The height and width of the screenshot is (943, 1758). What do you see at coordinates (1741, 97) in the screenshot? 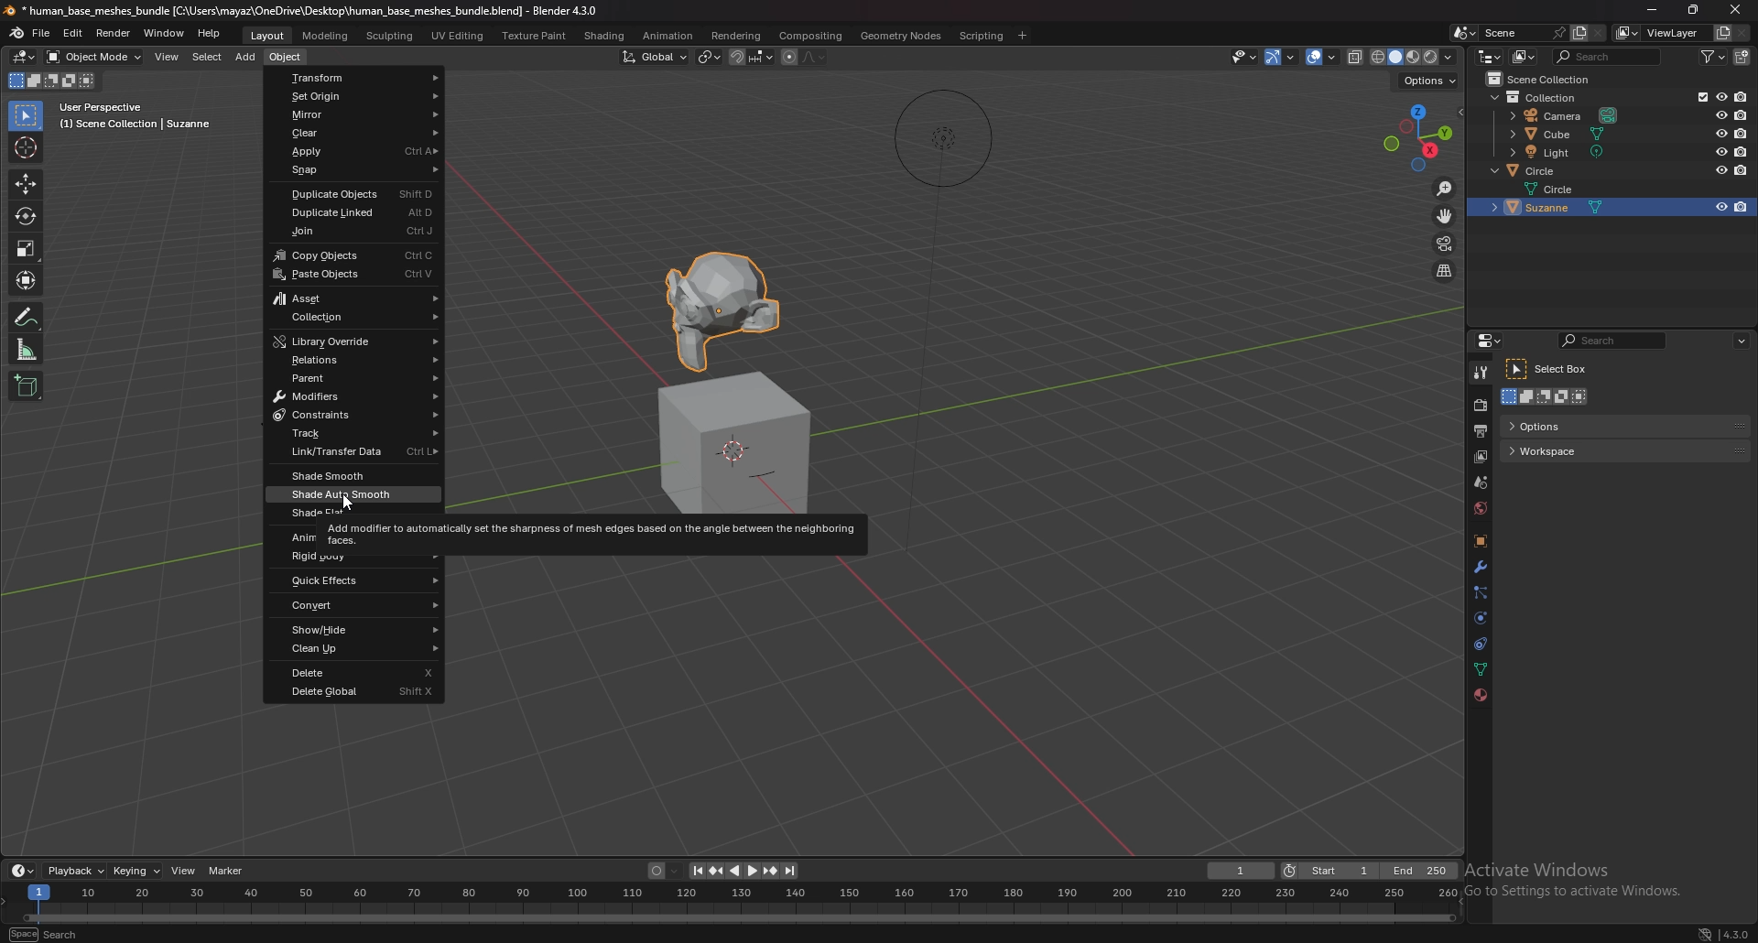
I see `disable in renders` at bounding box center [1741, 97].